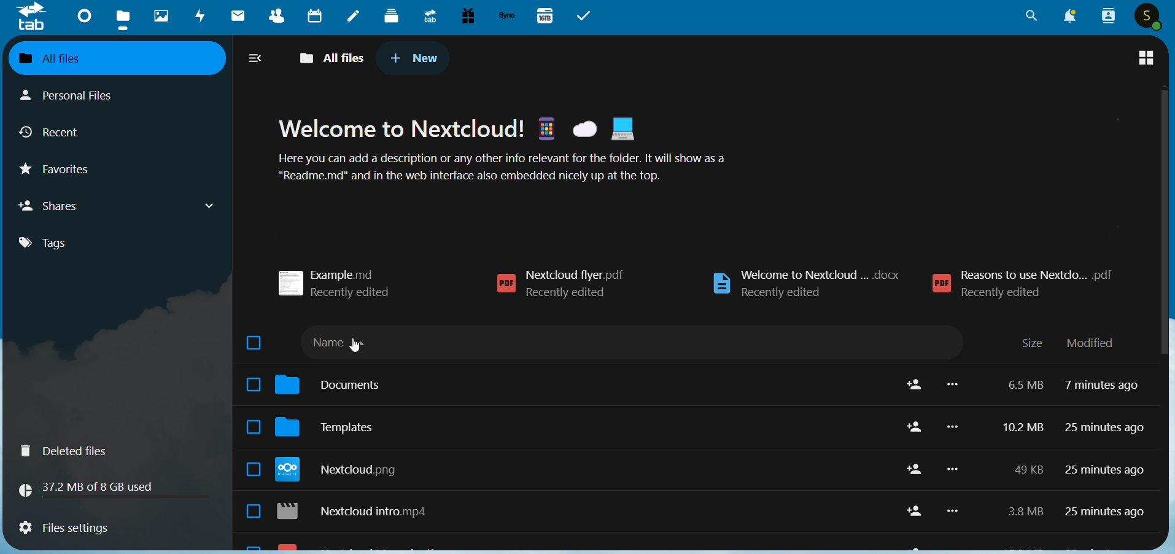  What do you see at coordinates (1034, 278) in the screenshot?
I see `reasons to use nextcloud... pdf recently edited` at bounding box center [1034, 278].